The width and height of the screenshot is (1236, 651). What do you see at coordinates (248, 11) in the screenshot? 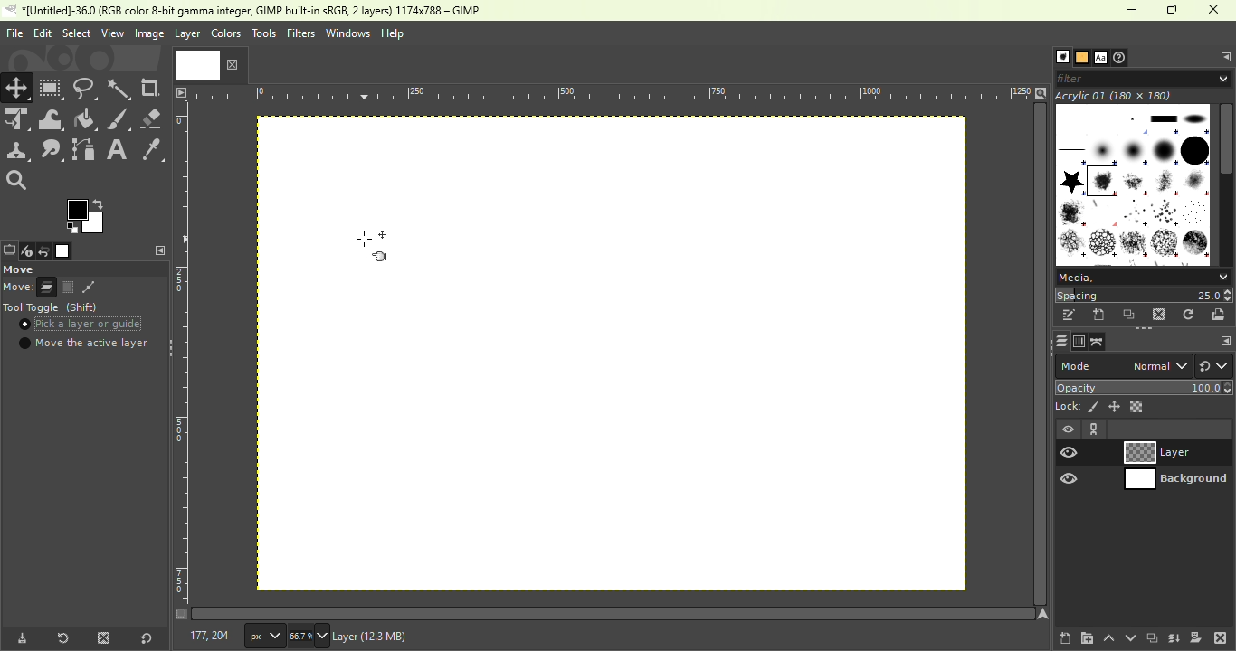
I see `untitled -36.0 (rgb color 8-bit gamma integer , gimp built in stgb, 1 layer) 1174x788 - gimp` at bounding box center [248, 11].